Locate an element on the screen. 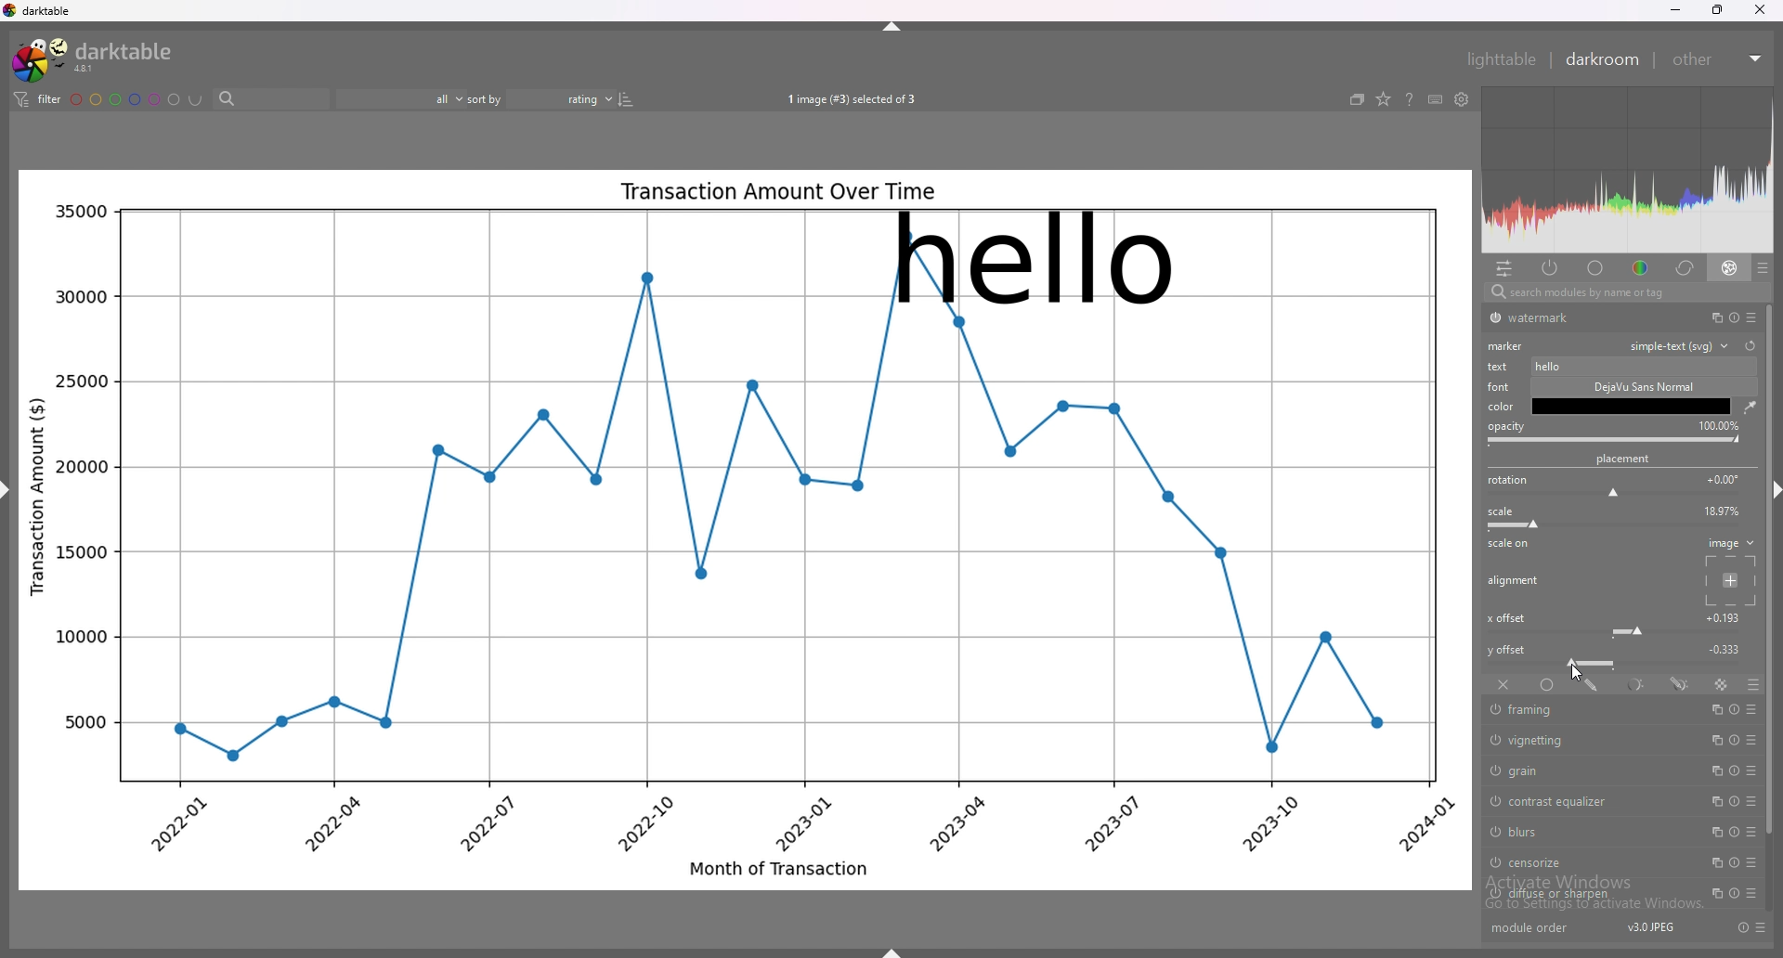 This screenshot has height=958, width=1783. close is located at coordinates (1757, 11).